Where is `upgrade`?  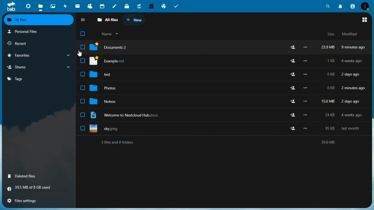
upgrade is located at coordinates (138, 6).